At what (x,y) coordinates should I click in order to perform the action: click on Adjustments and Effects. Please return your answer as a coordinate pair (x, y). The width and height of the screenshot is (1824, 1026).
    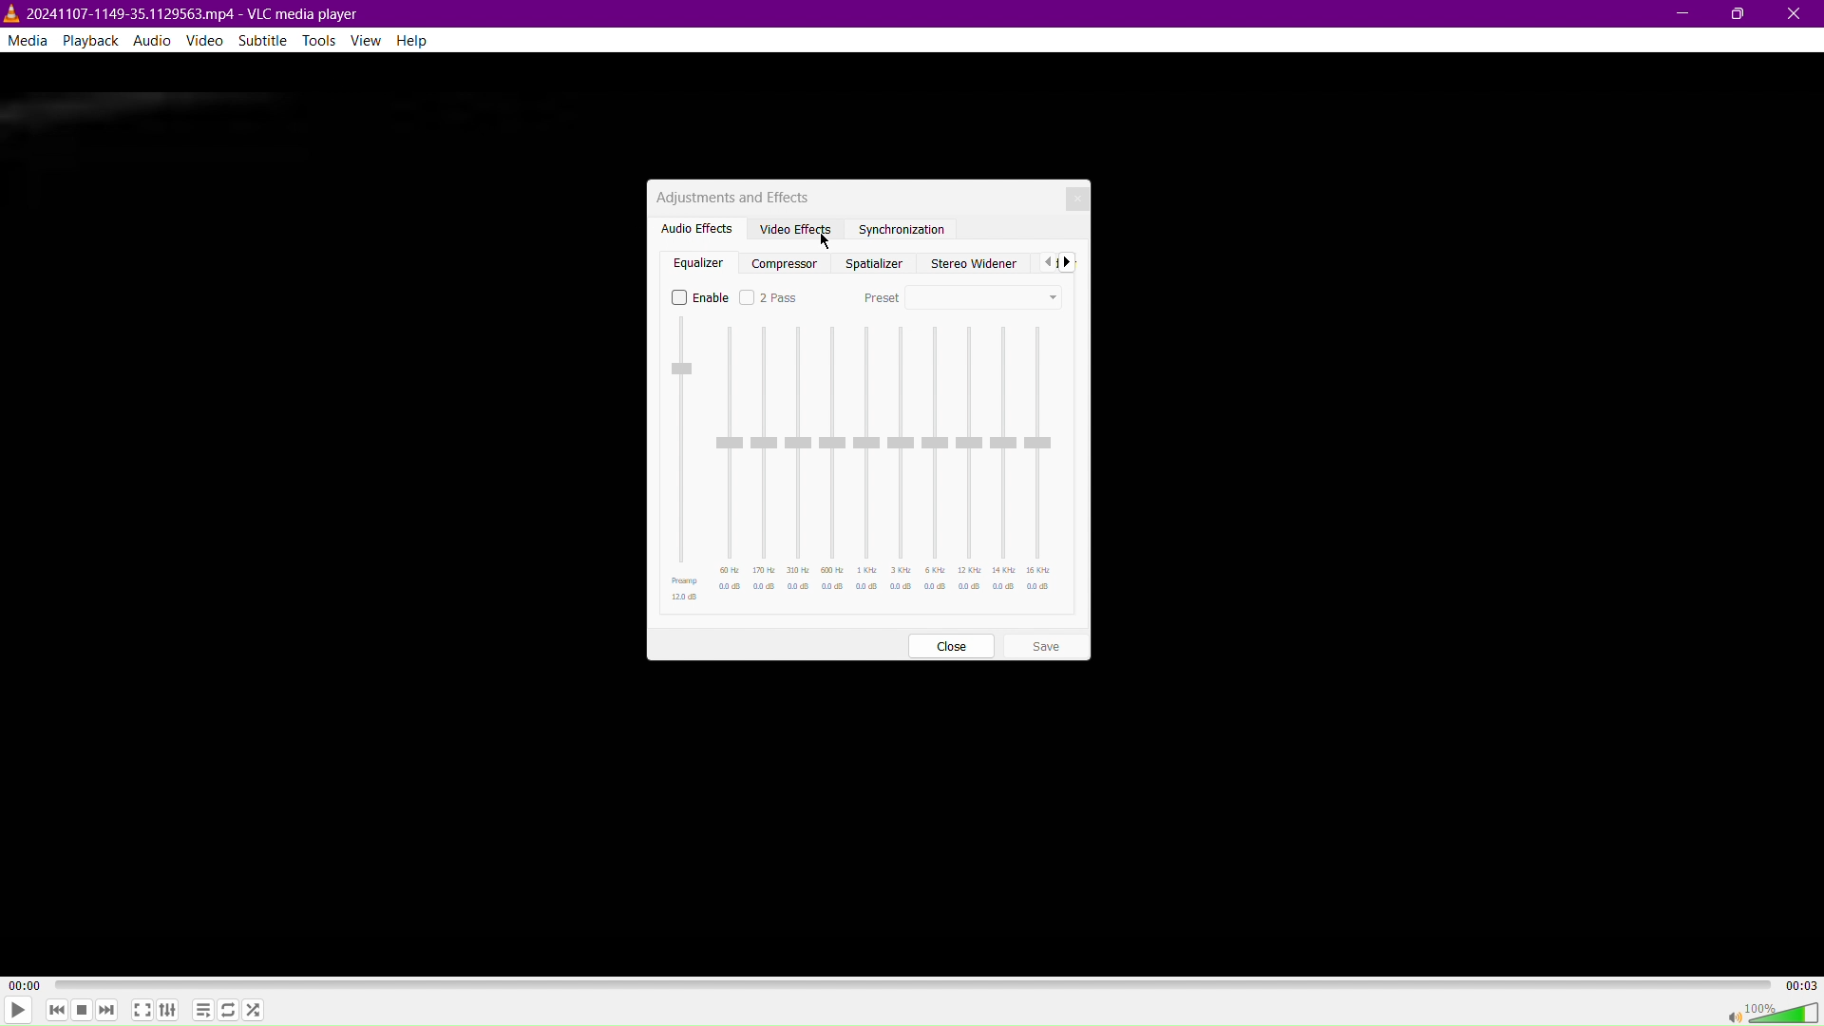
    Looking at the image, I should click on (731, 196).